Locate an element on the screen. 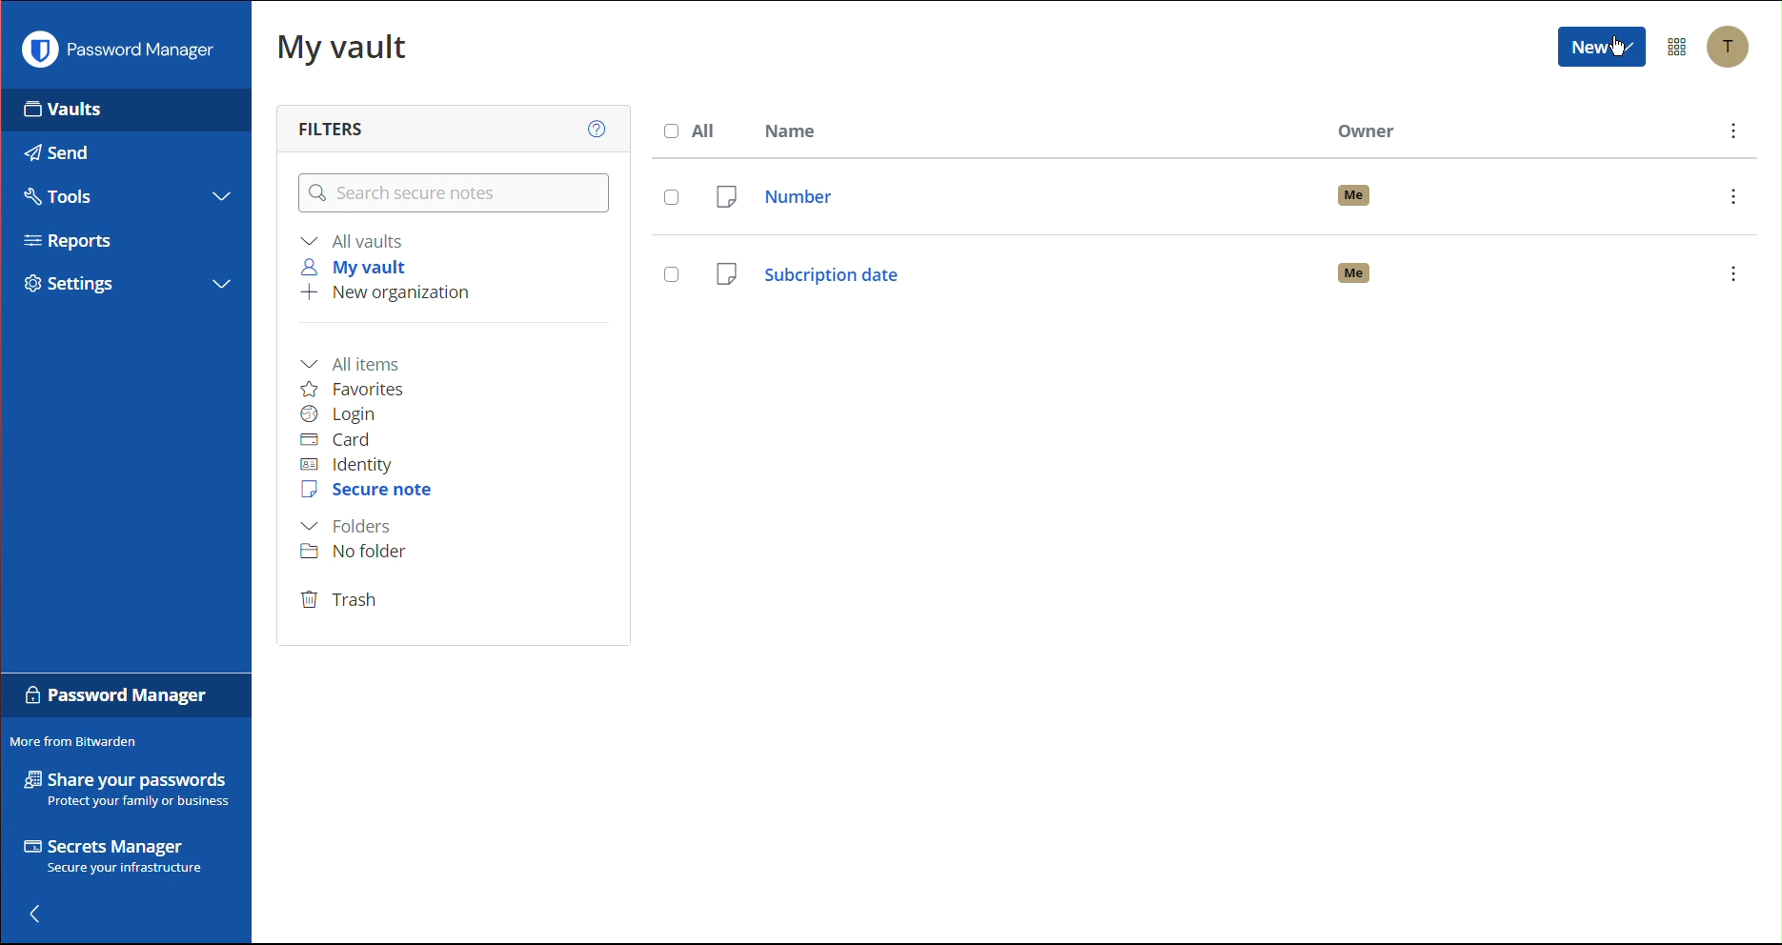 The height and width of the screenshot is (945, 1782). expand/collapse is located at coordinates (221, 285).